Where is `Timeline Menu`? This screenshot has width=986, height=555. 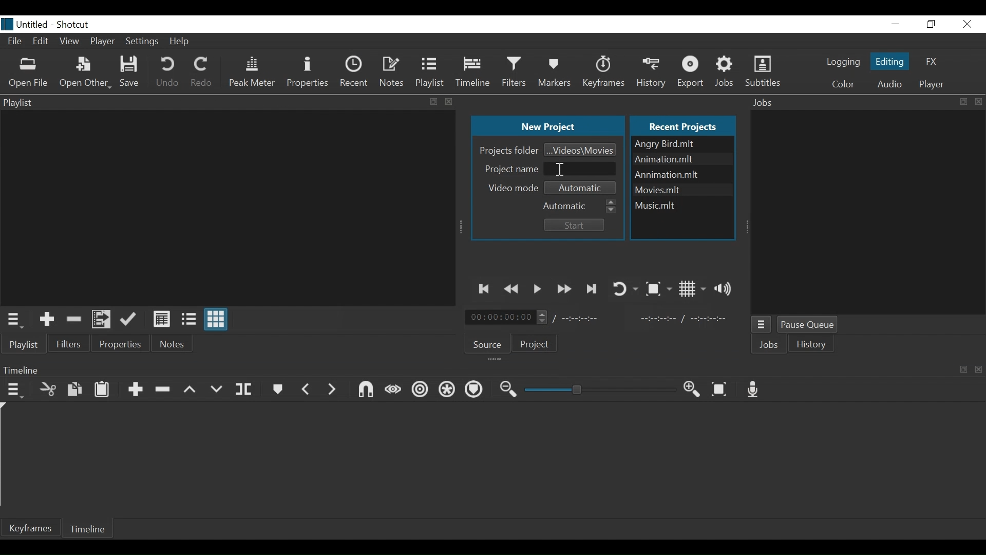 Timeline Menu is located at coordinates (15, 389).